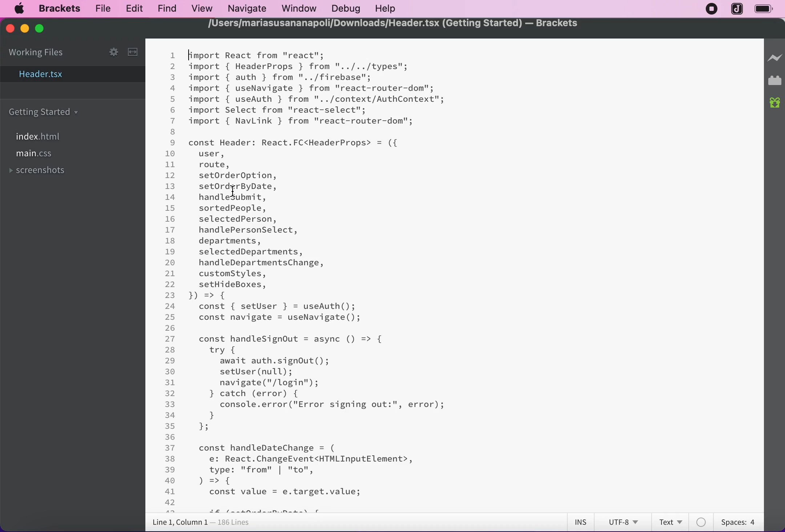 The image size is (785, 532). I want to click on 4, so click(173, 89).